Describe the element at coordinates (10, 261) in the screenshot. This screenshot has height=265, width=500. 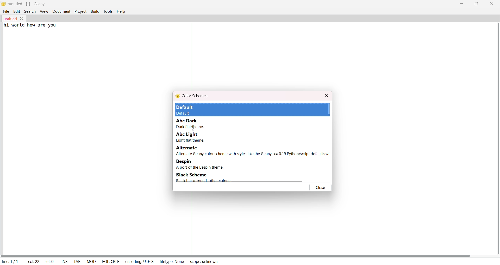
I see `line` at that location.